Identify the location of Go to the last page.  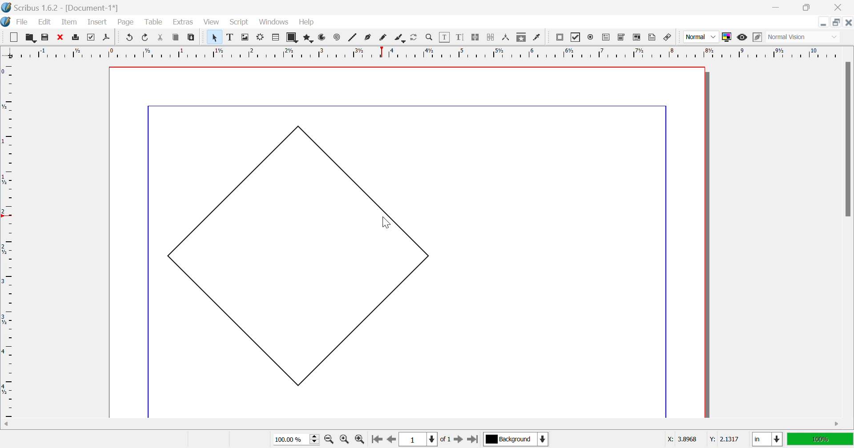
(472, 441).